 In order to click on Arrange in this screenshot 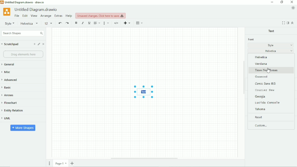, I will do `click(46, 16)`.